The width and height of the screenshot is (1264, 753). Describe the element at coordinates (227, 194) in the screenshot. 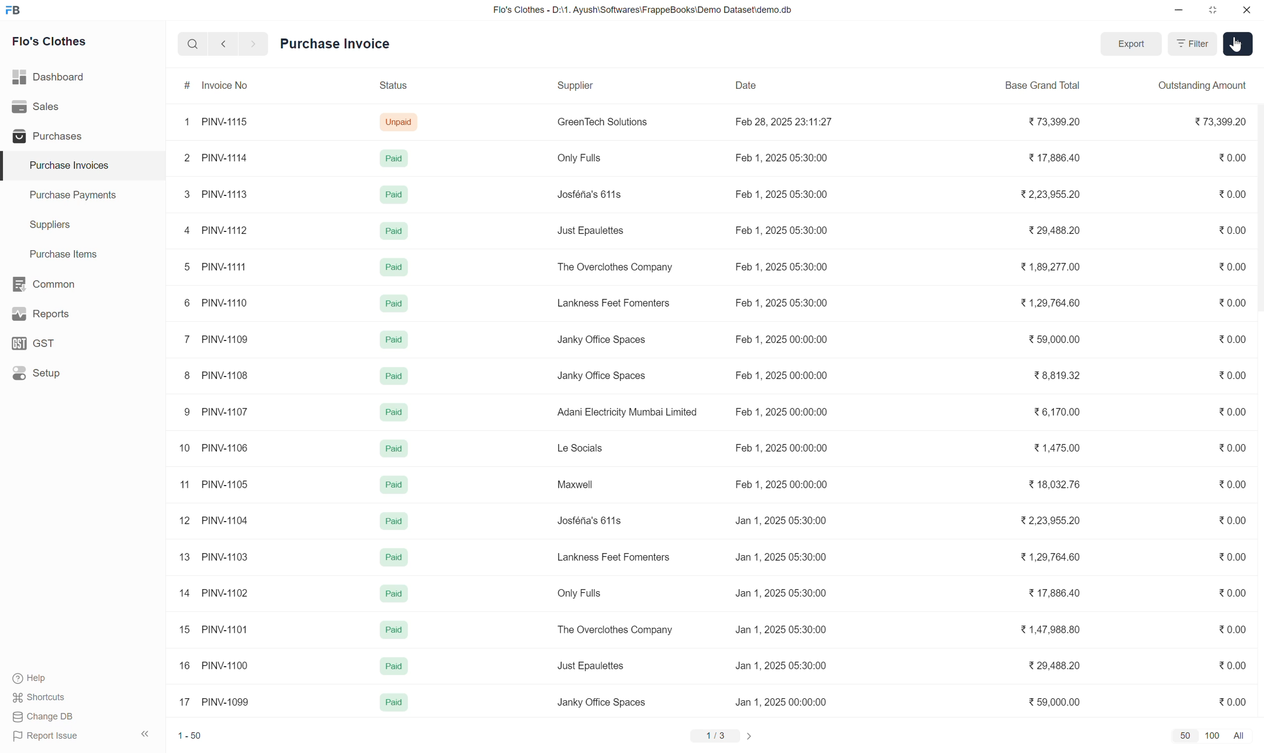

I see `PINV-1113` at that location.